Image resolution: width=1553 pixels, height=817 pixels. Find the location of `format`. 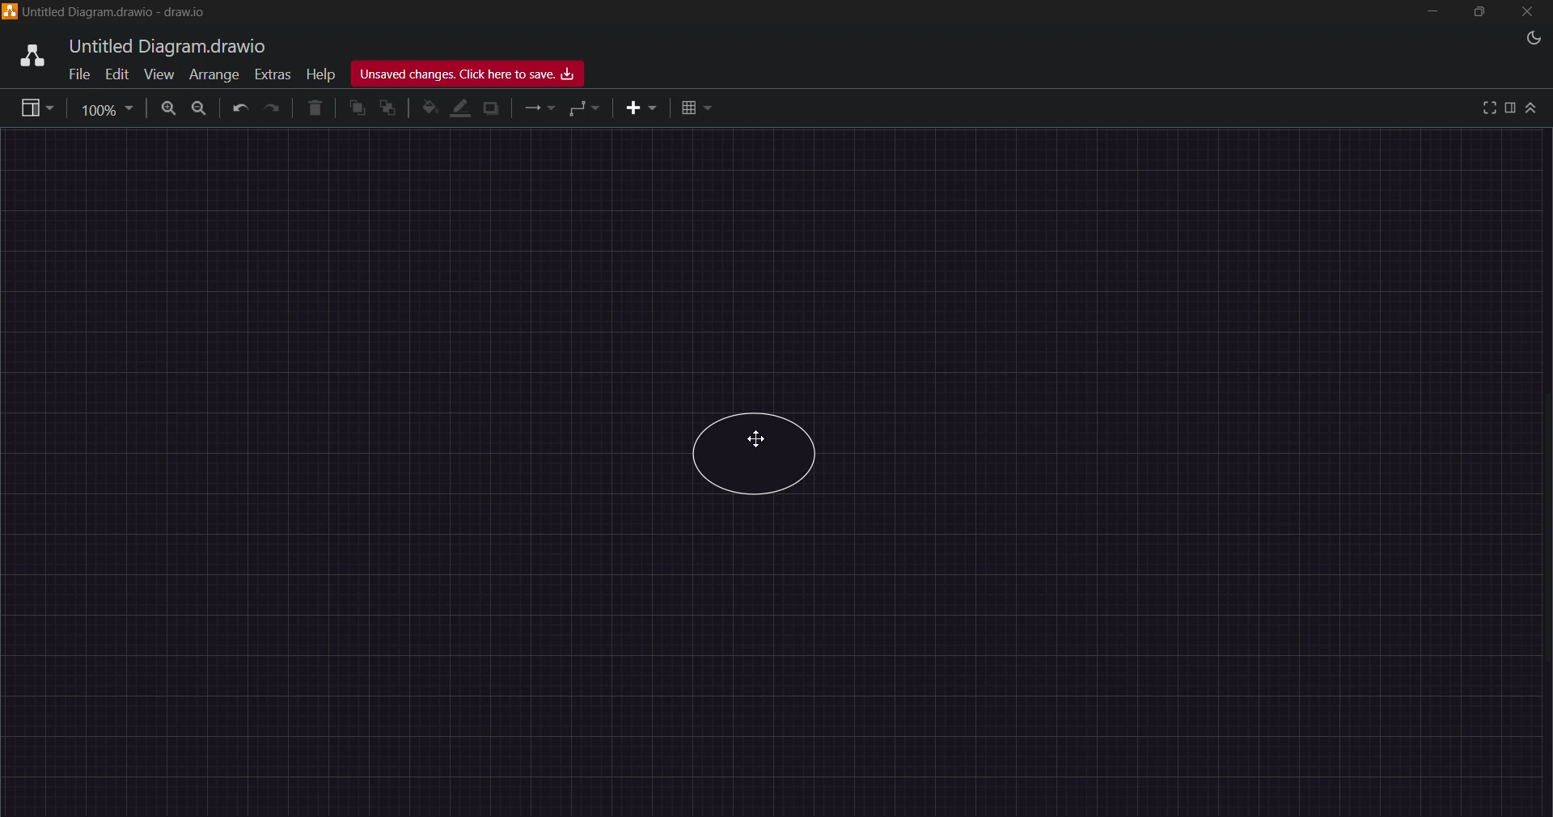

format is located at coordinates (1511, 107).